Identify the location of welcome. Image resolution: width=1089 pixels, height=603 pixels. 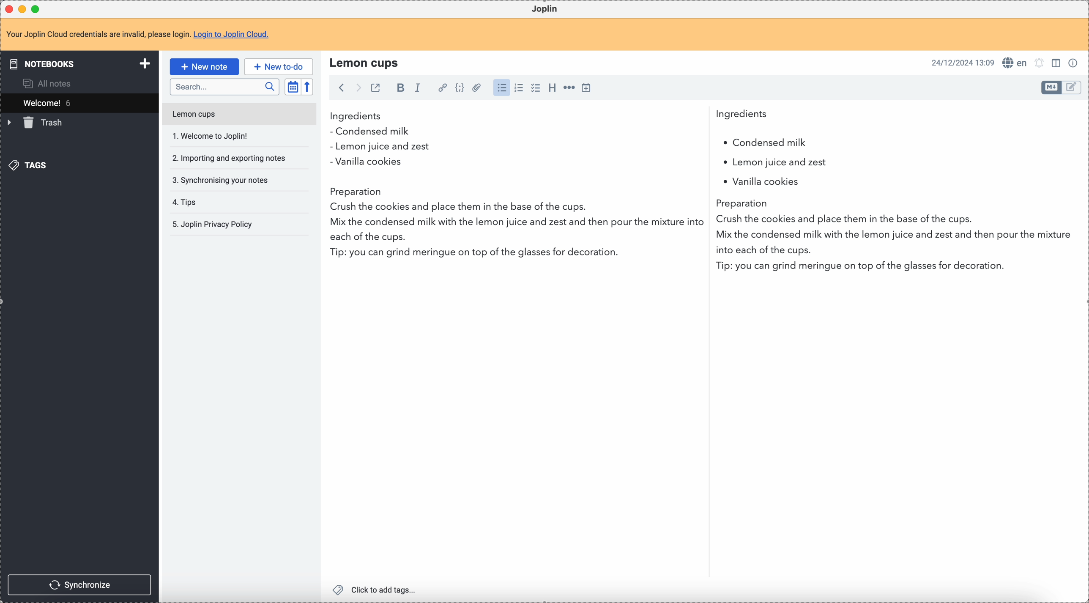
(79, 103).